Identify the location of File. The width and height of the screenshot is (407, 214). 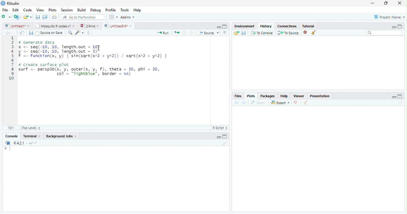
(5, 10).